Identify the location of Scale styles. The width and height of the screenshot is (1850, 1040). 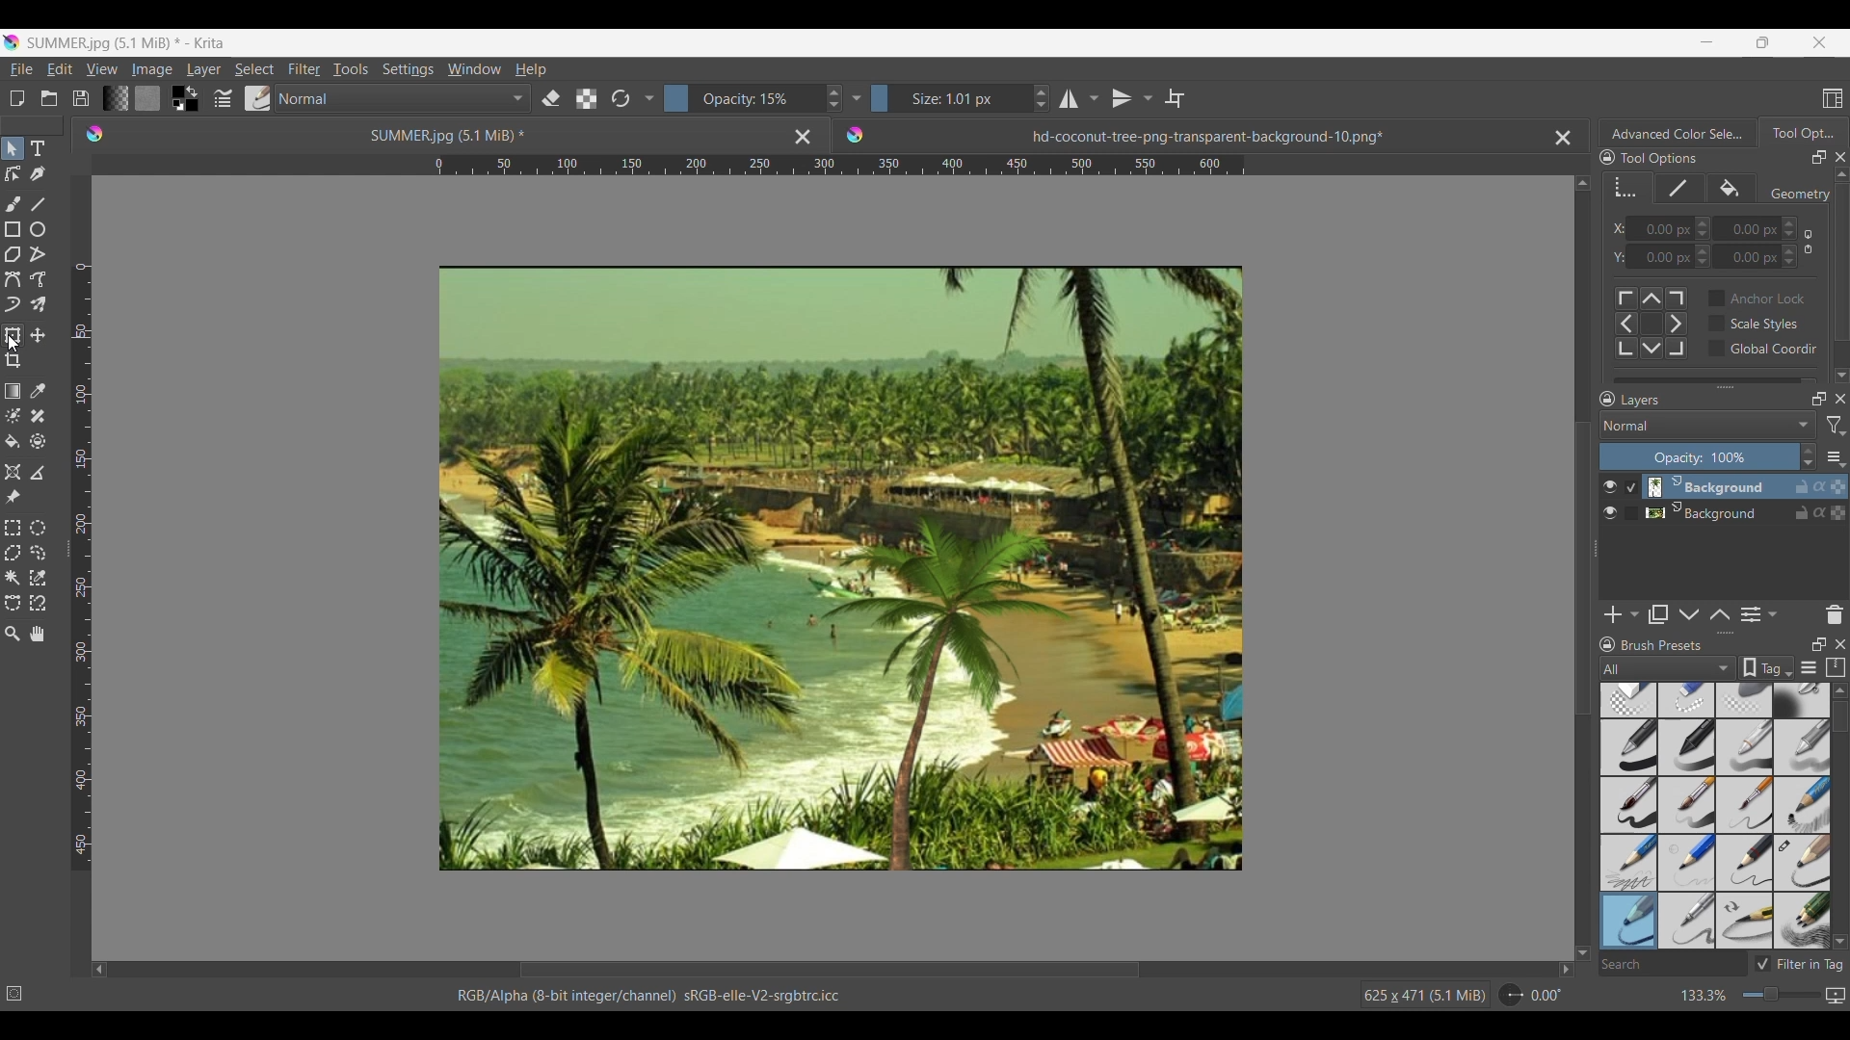
(1754, 323).